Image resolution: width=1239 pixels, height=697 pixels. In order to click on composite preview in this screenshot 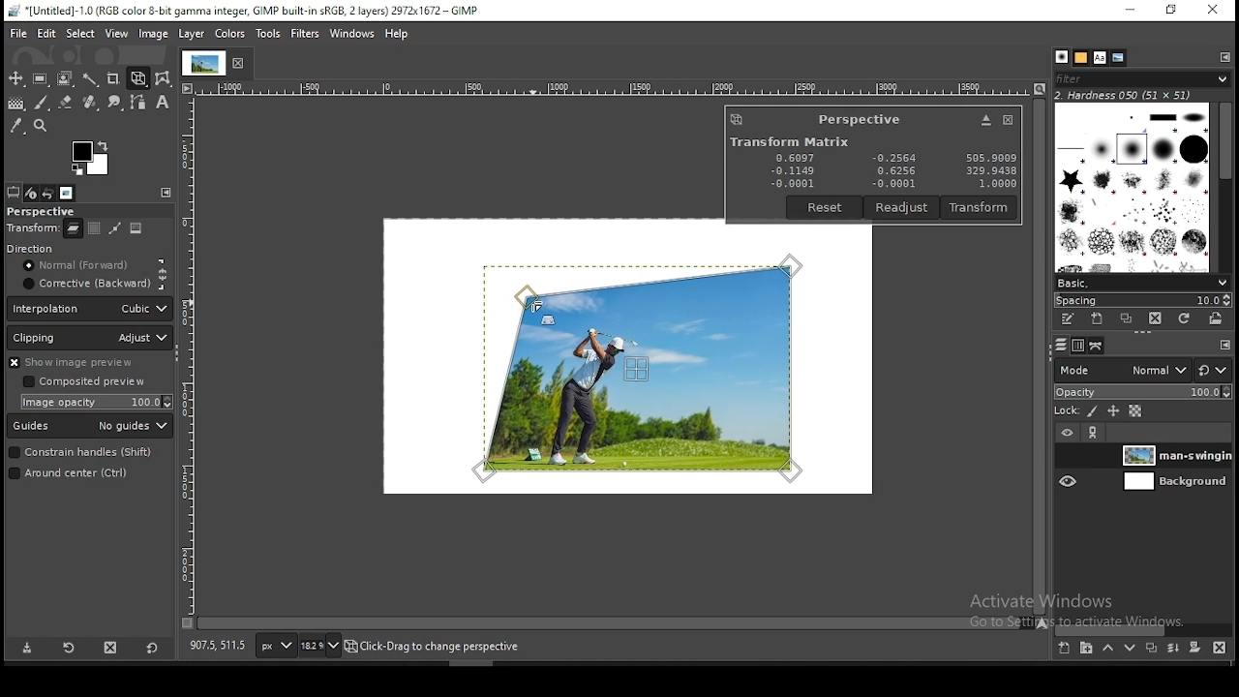, I will do `click(87, 382)`.